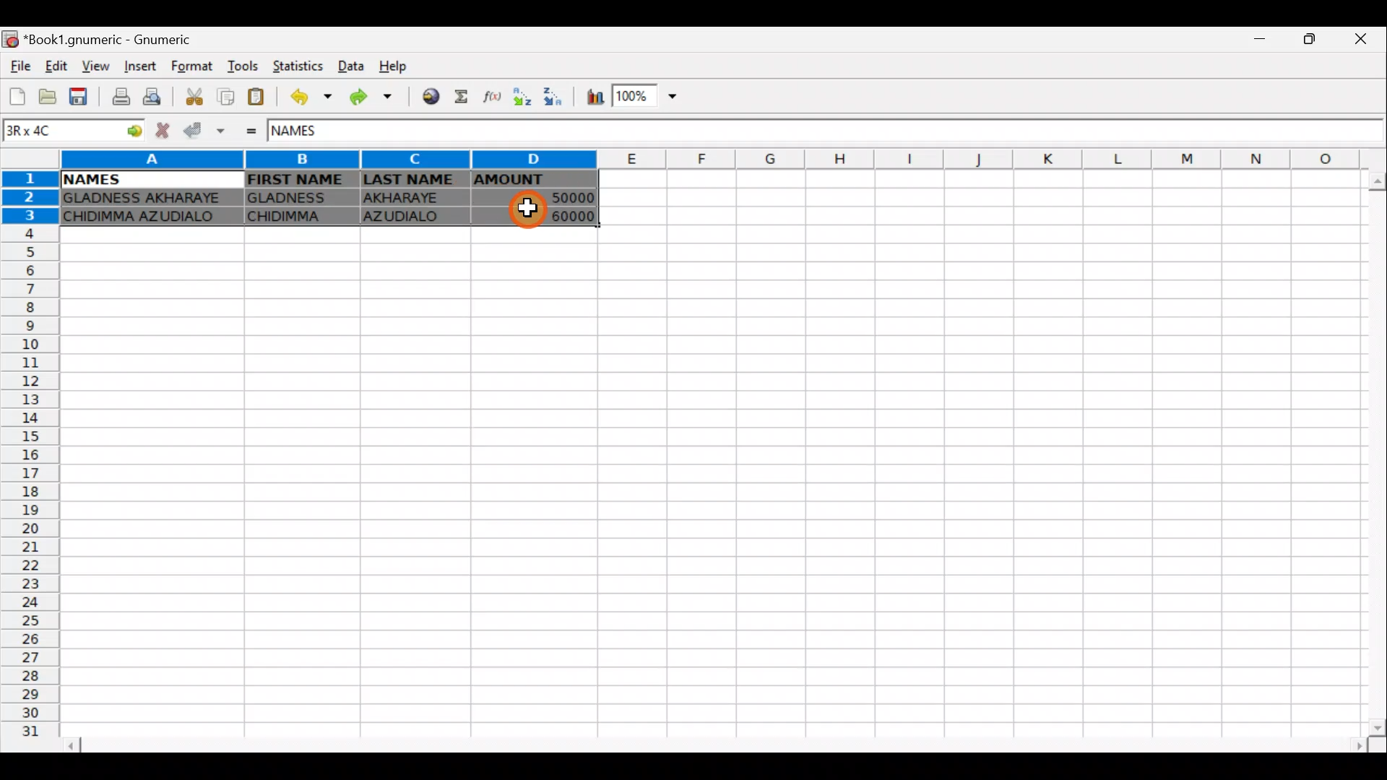 The width and height of the screenshot is (1387, 780). I want to click on Undo last action, so click(313, 97).